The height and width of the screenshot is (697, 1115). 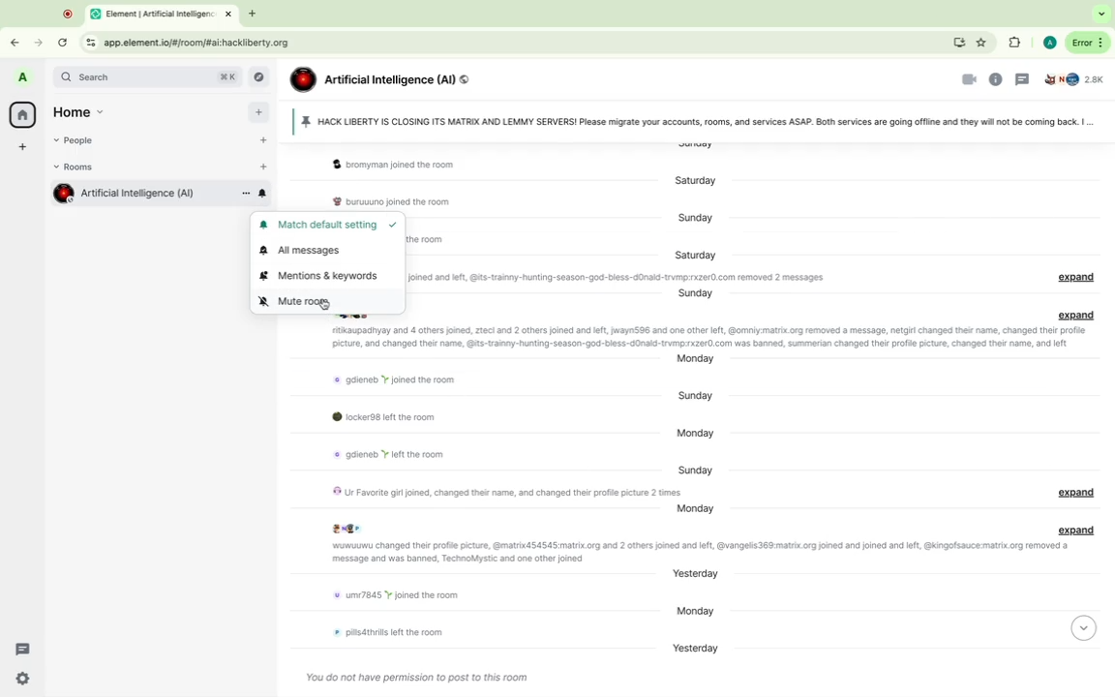 What do you see at coordinates (691, 396) in the screenshot?
I see `Day` at bounding box center [691, 396].